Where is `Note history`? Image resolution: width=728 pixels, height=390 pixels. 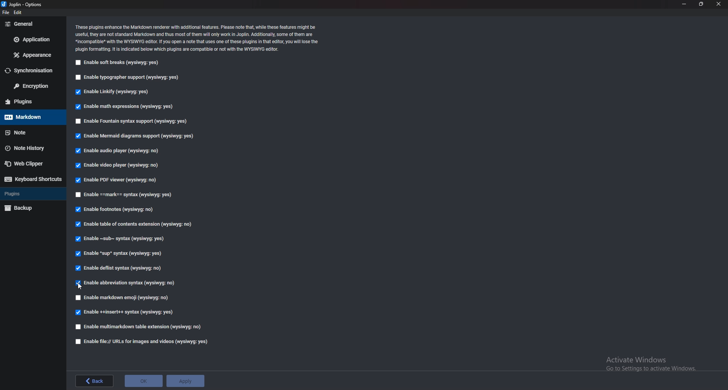 Note history is located at coordinates (34, 148).